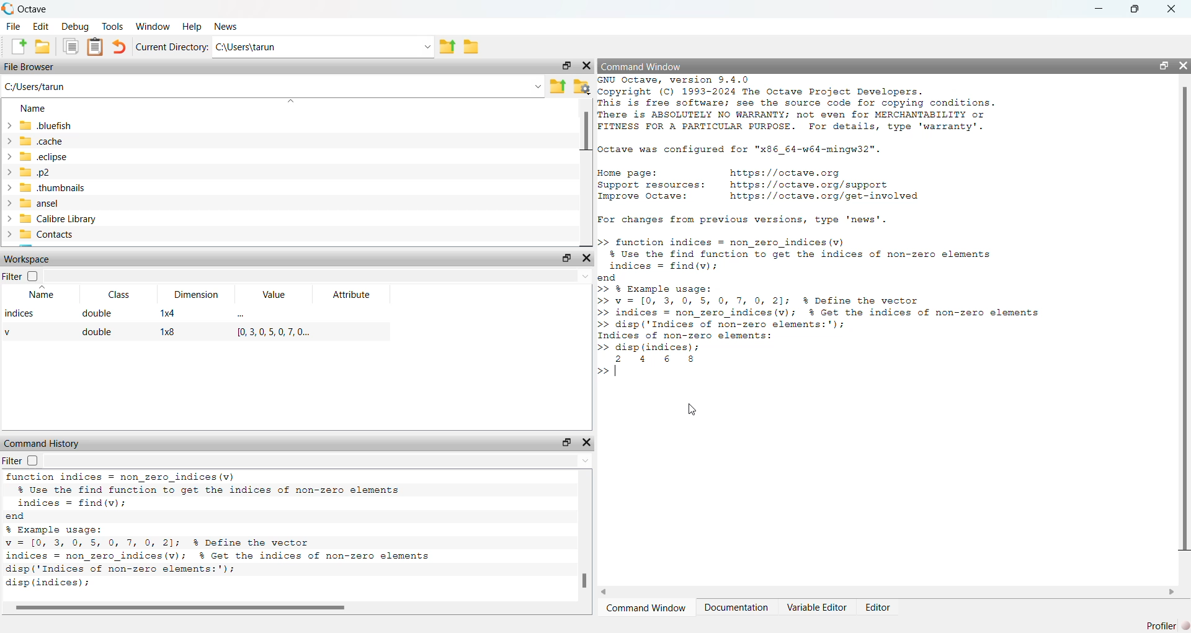 This screenshot has width=1191, height=633. Describe the element at coordinates (1158, 626) in the screenshot. I see `profiler` at that location.